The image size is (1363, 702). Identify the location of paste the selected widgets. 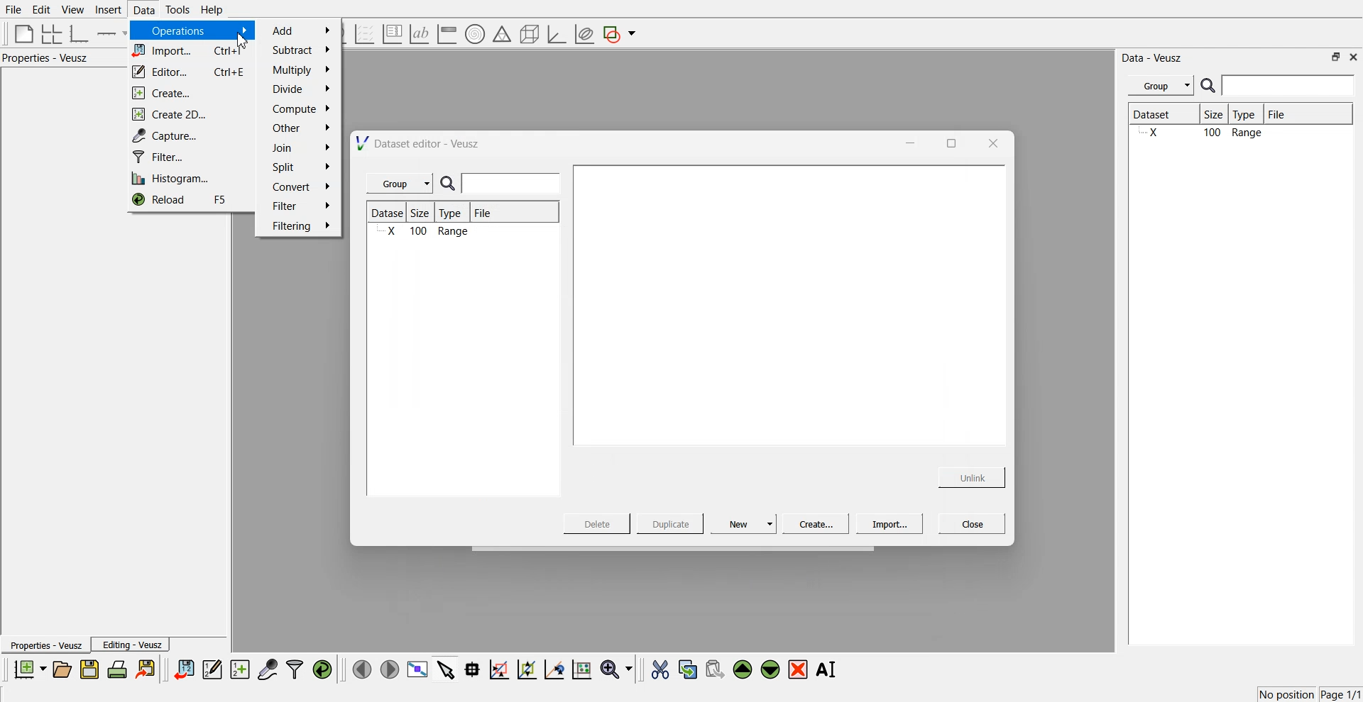
(713, 669).